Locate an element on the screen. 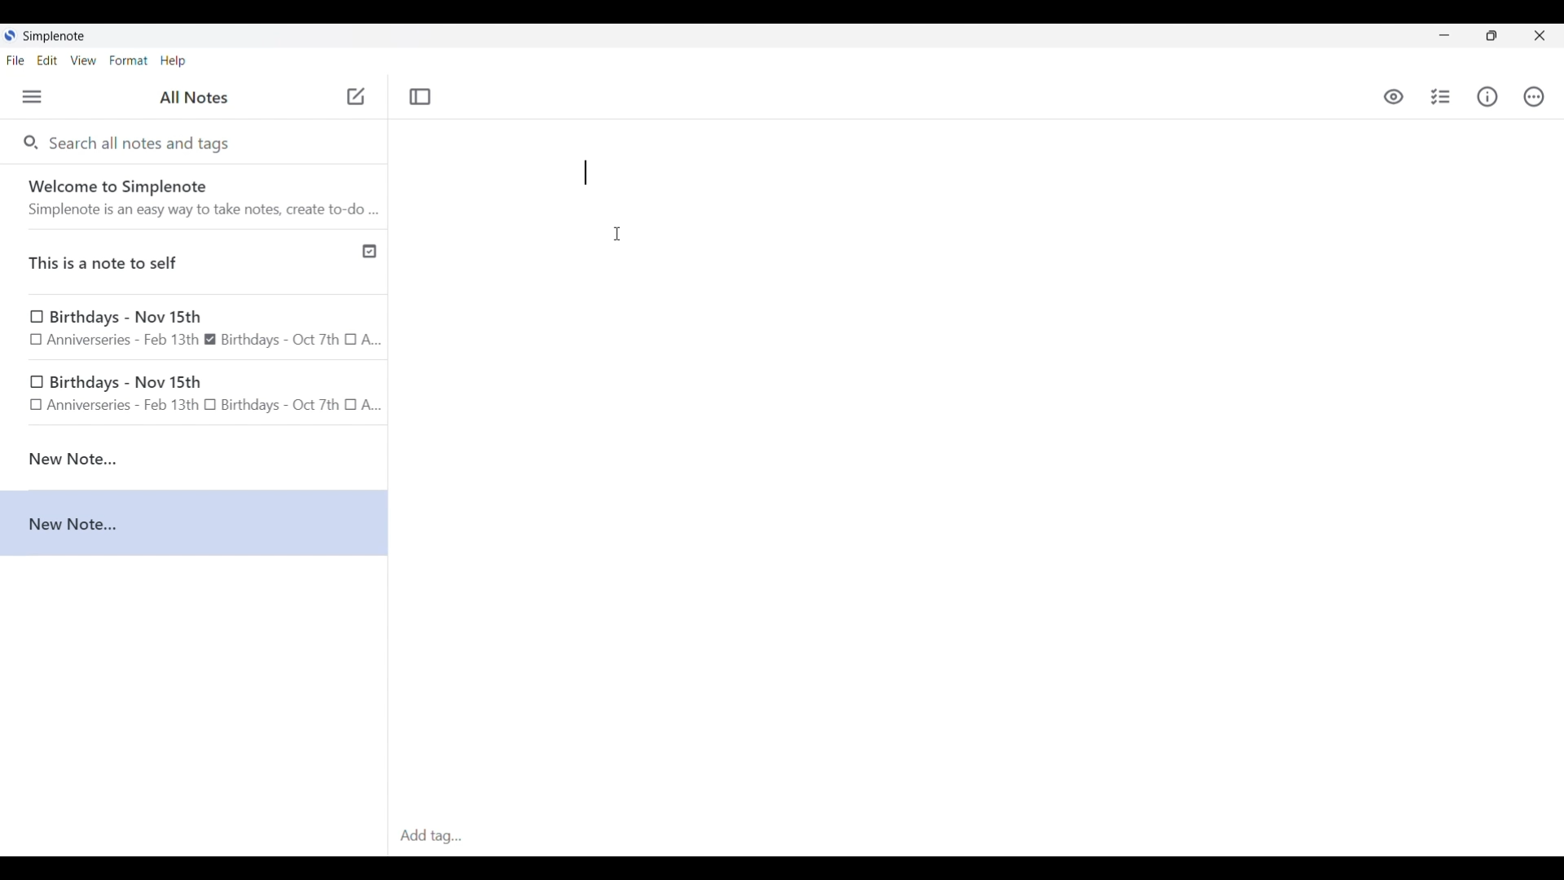 The height and width of the screenshot is (880, 1564). Software welcome note is located at coordinates (198, 196).